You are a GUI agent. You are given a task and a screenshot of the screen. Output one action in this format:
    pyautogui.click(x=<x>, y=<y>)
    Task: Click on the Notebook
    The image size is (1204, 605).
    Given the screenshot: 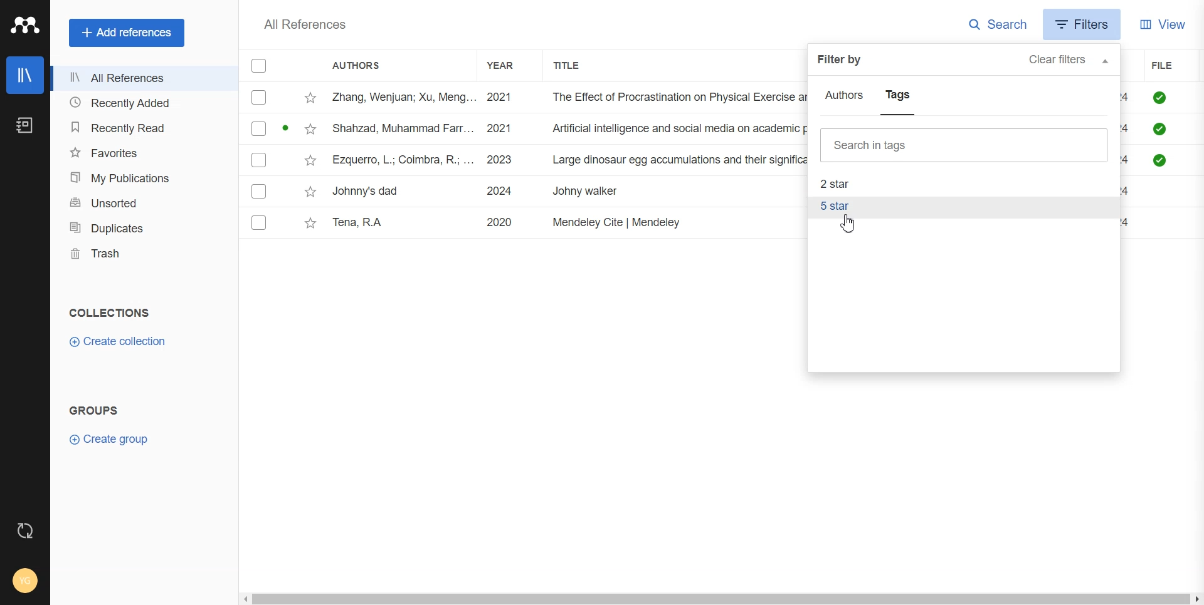 What is the action you would take?
    pyautogui.click(x=24, y=125)
    